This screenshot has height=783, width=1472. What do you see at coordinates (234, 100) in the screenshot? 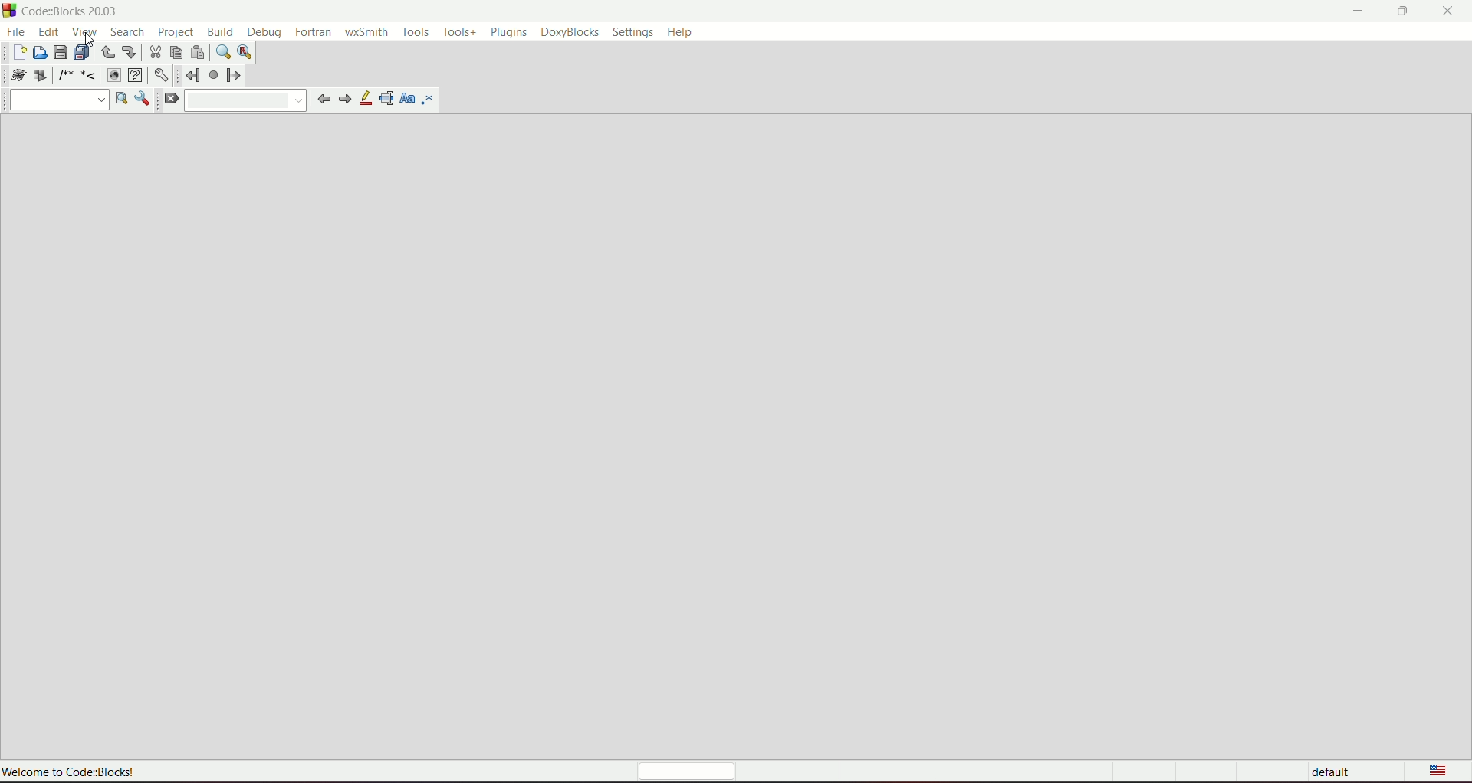
I see `drop down` at bounding box center [234, 100].